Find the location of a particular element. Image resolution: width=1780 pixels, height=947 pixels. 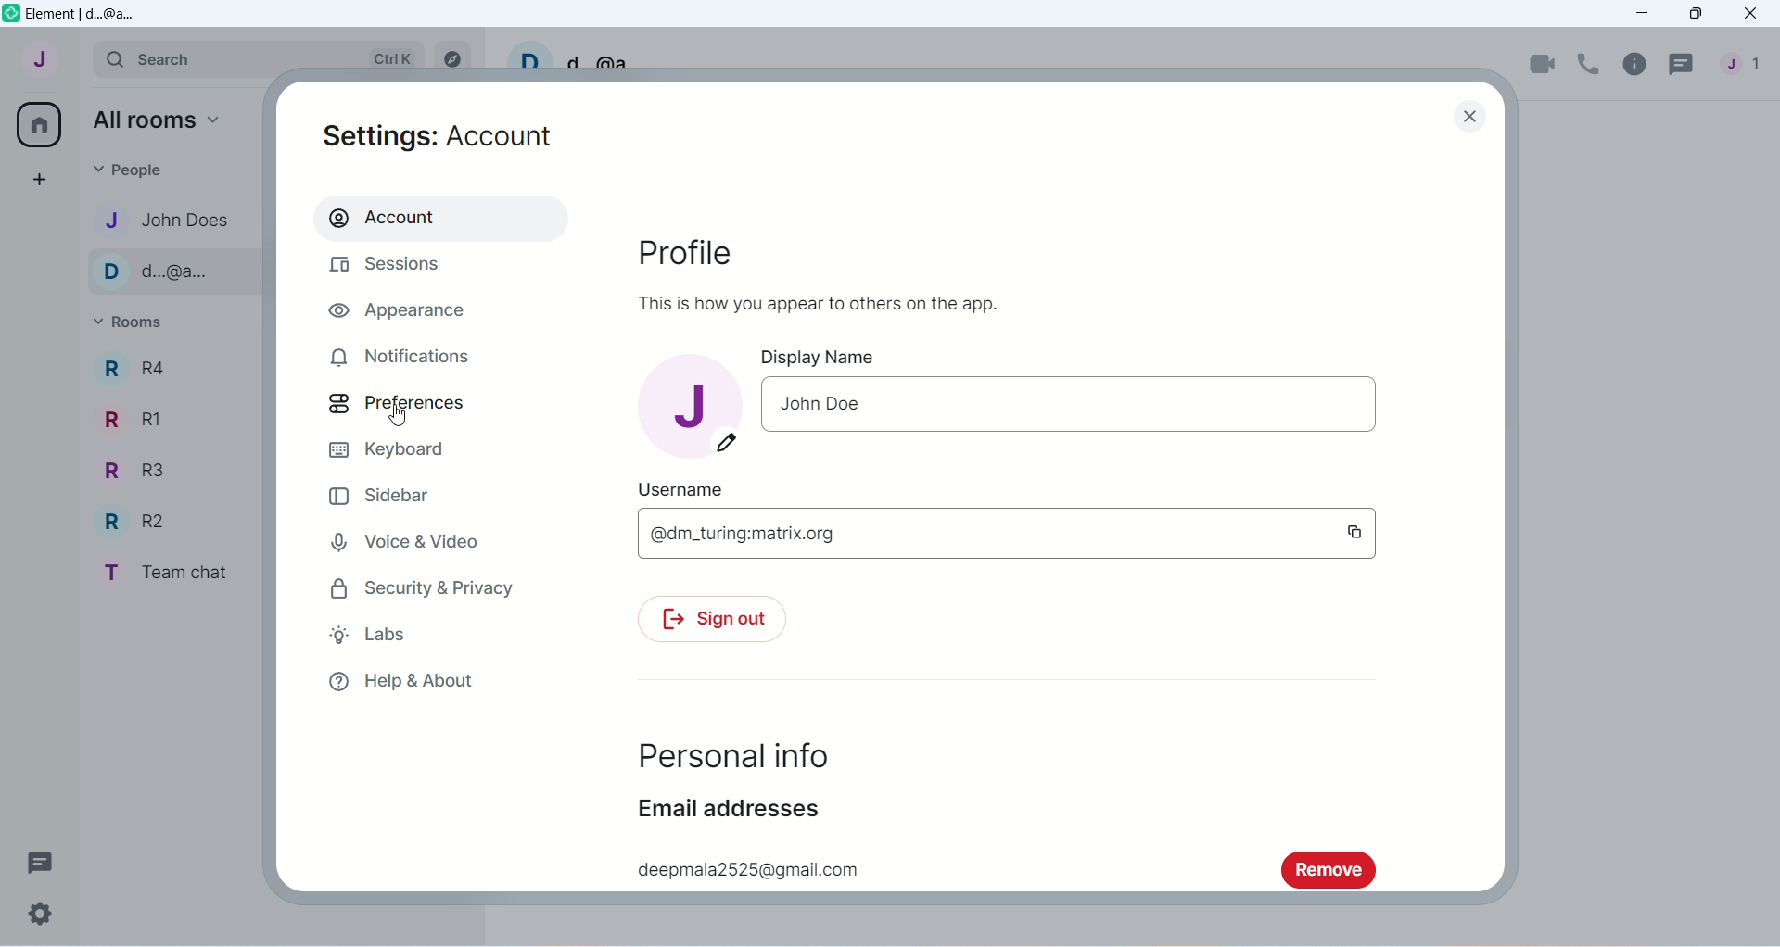

Labs is located at coordinates (400, 634).